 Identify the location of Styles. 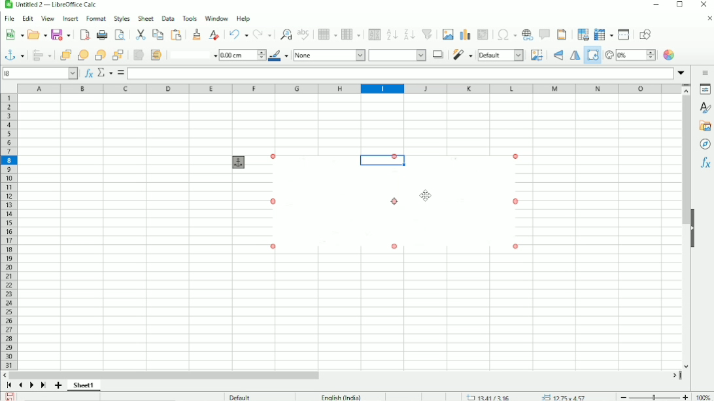
(121, 18).